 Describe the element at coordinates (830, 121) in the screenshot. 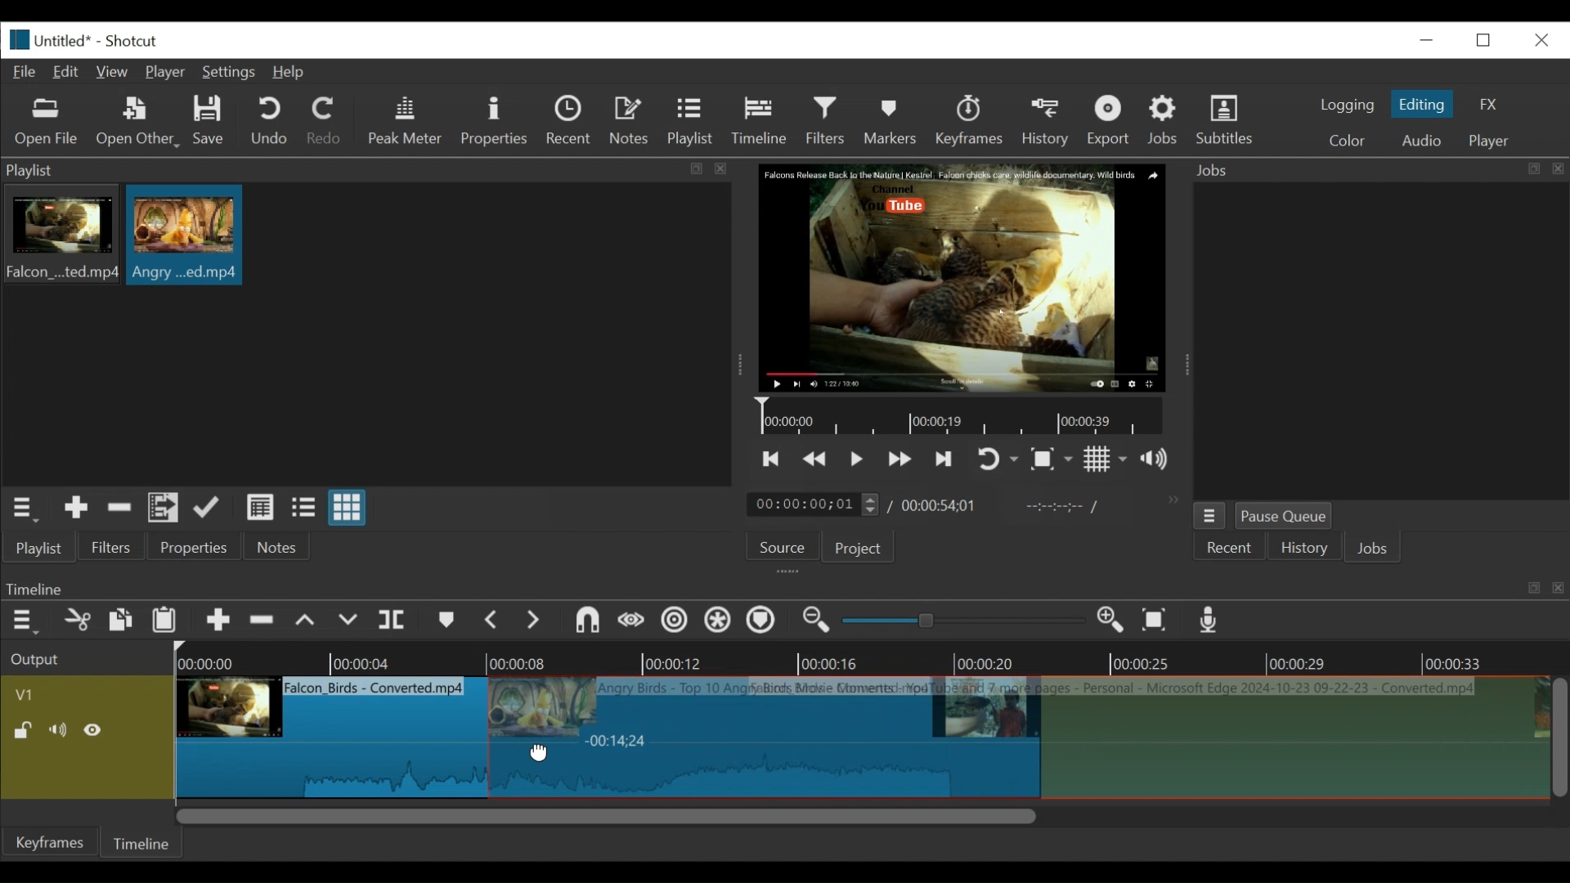

I see `Filters` at that location.